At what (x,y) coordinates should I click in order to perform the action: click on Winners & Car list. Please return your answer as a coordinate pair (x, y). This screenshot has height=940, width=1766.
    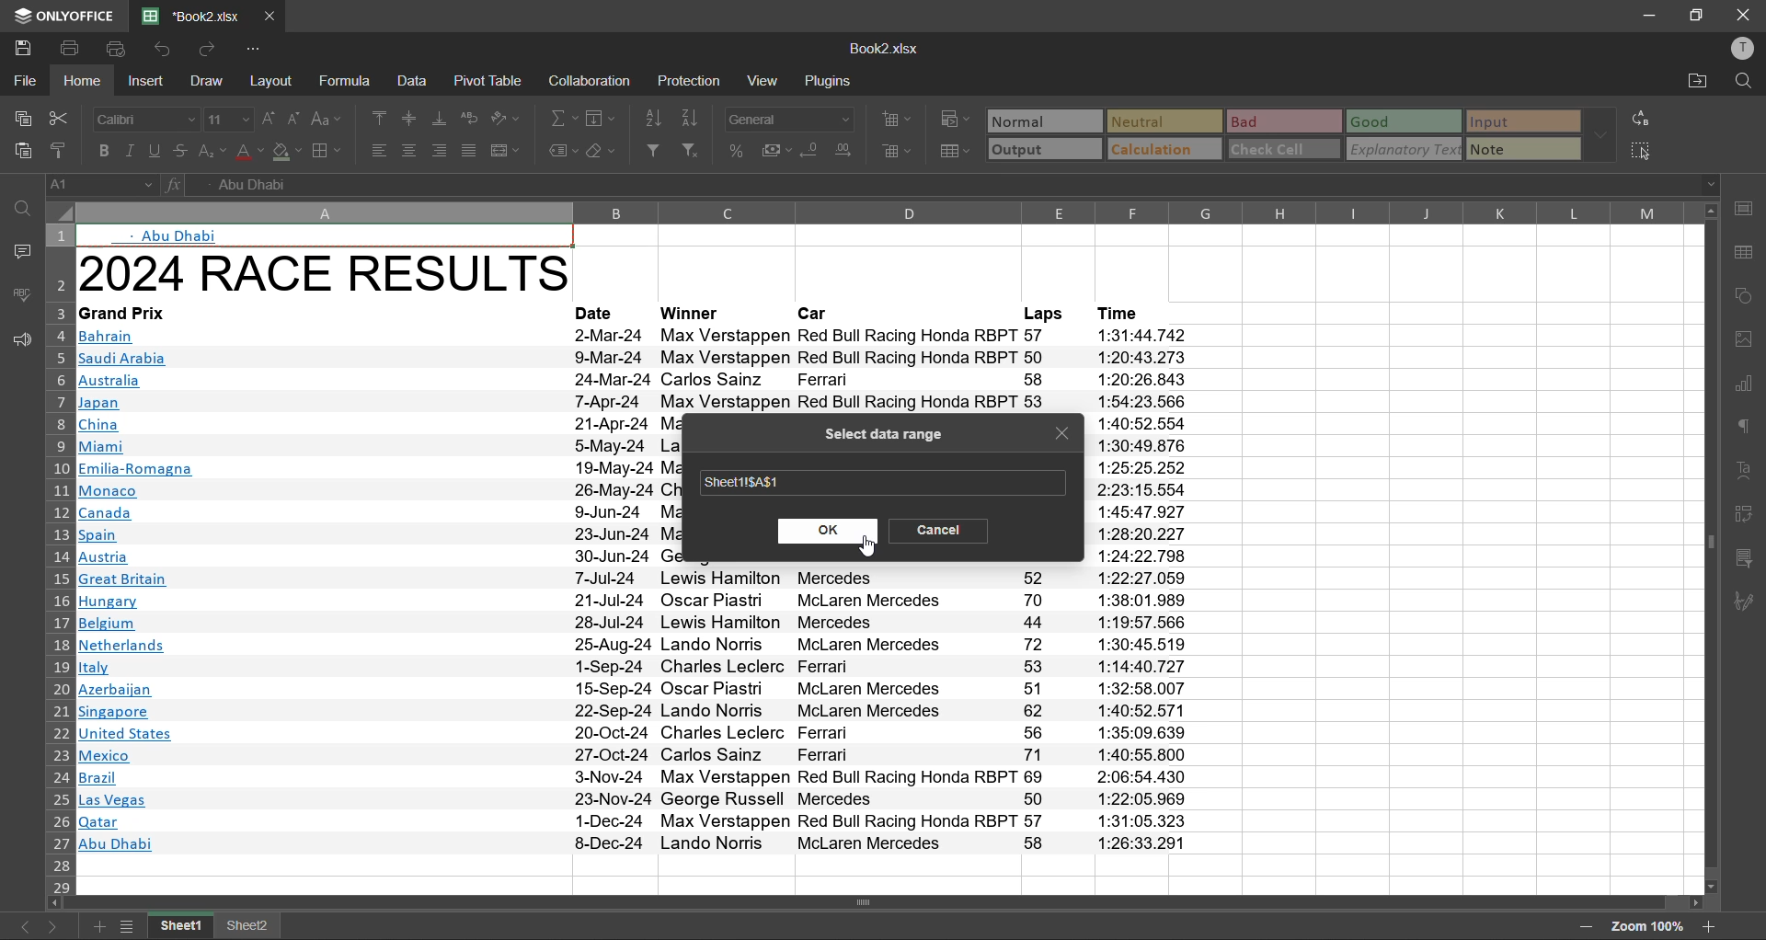
    Looking at the image, I should click on (863, 707).